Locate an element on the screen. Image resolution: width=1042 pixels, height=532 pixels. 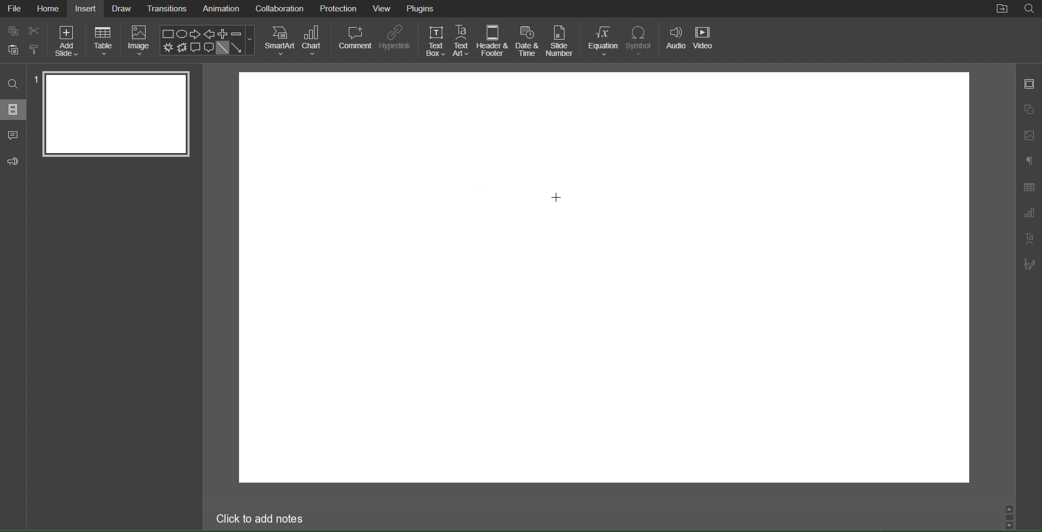
Video is located at coordinates (707, 40).